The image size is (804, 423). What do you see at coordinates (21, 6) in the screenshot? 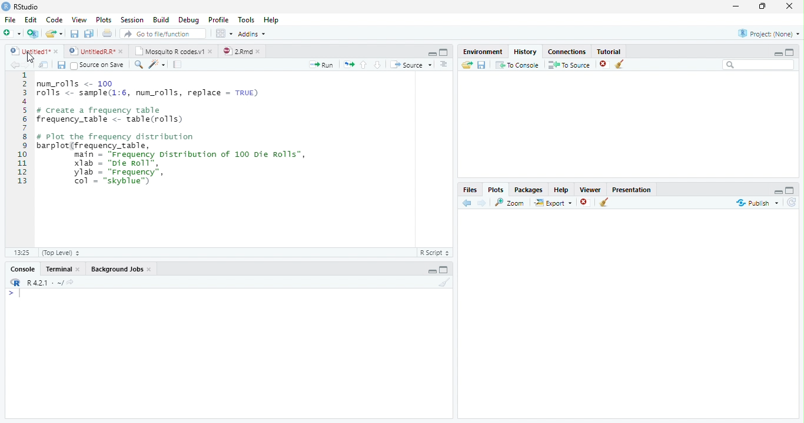
I see `RStudio` at bounding box center [21, 6].